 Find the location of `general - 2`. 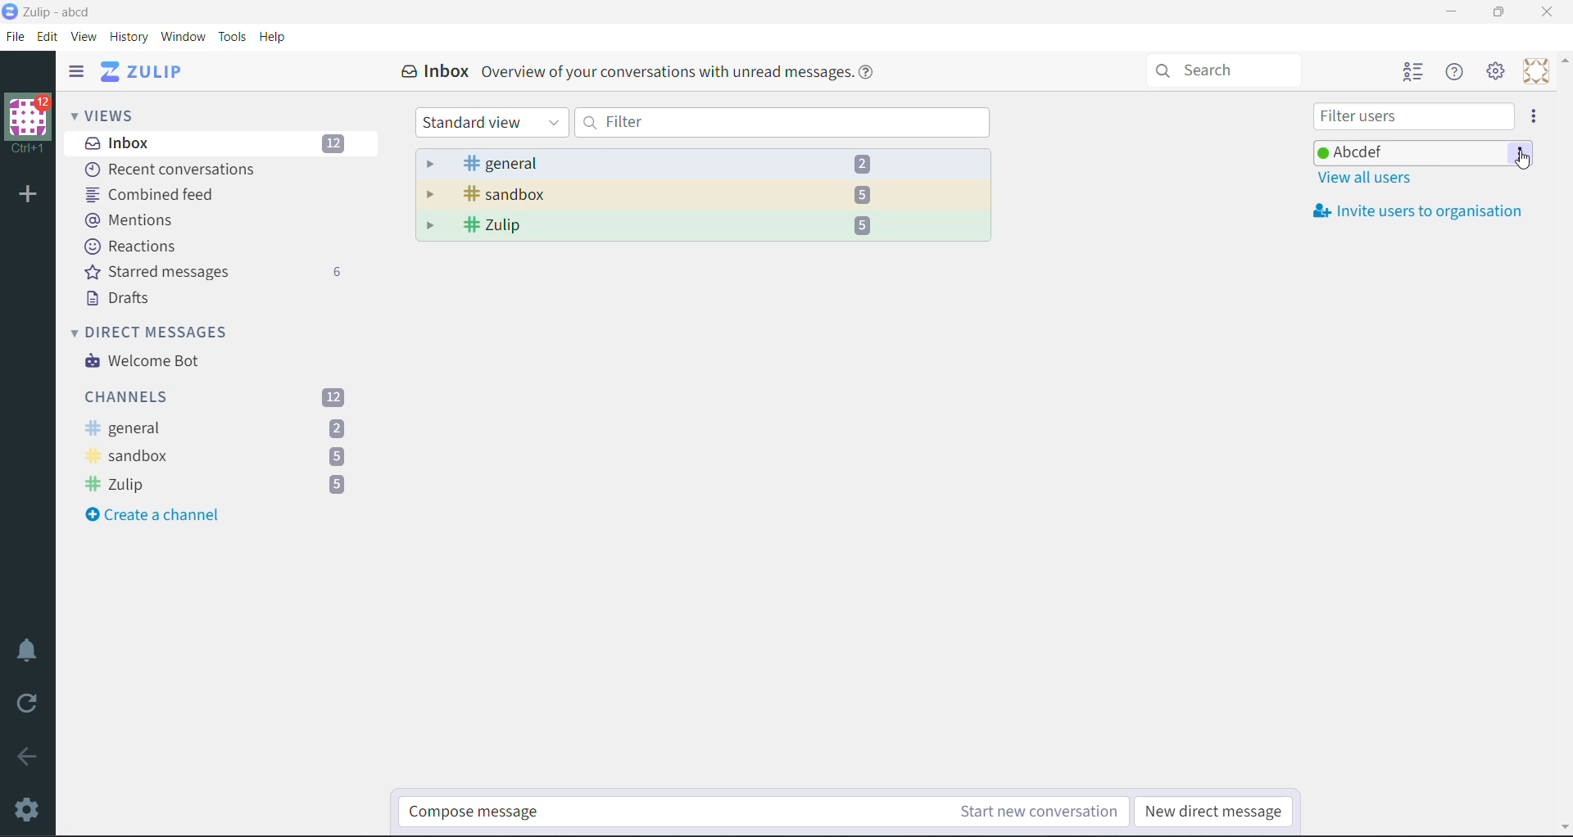

general - 2 is located at coordinates (704, 163).